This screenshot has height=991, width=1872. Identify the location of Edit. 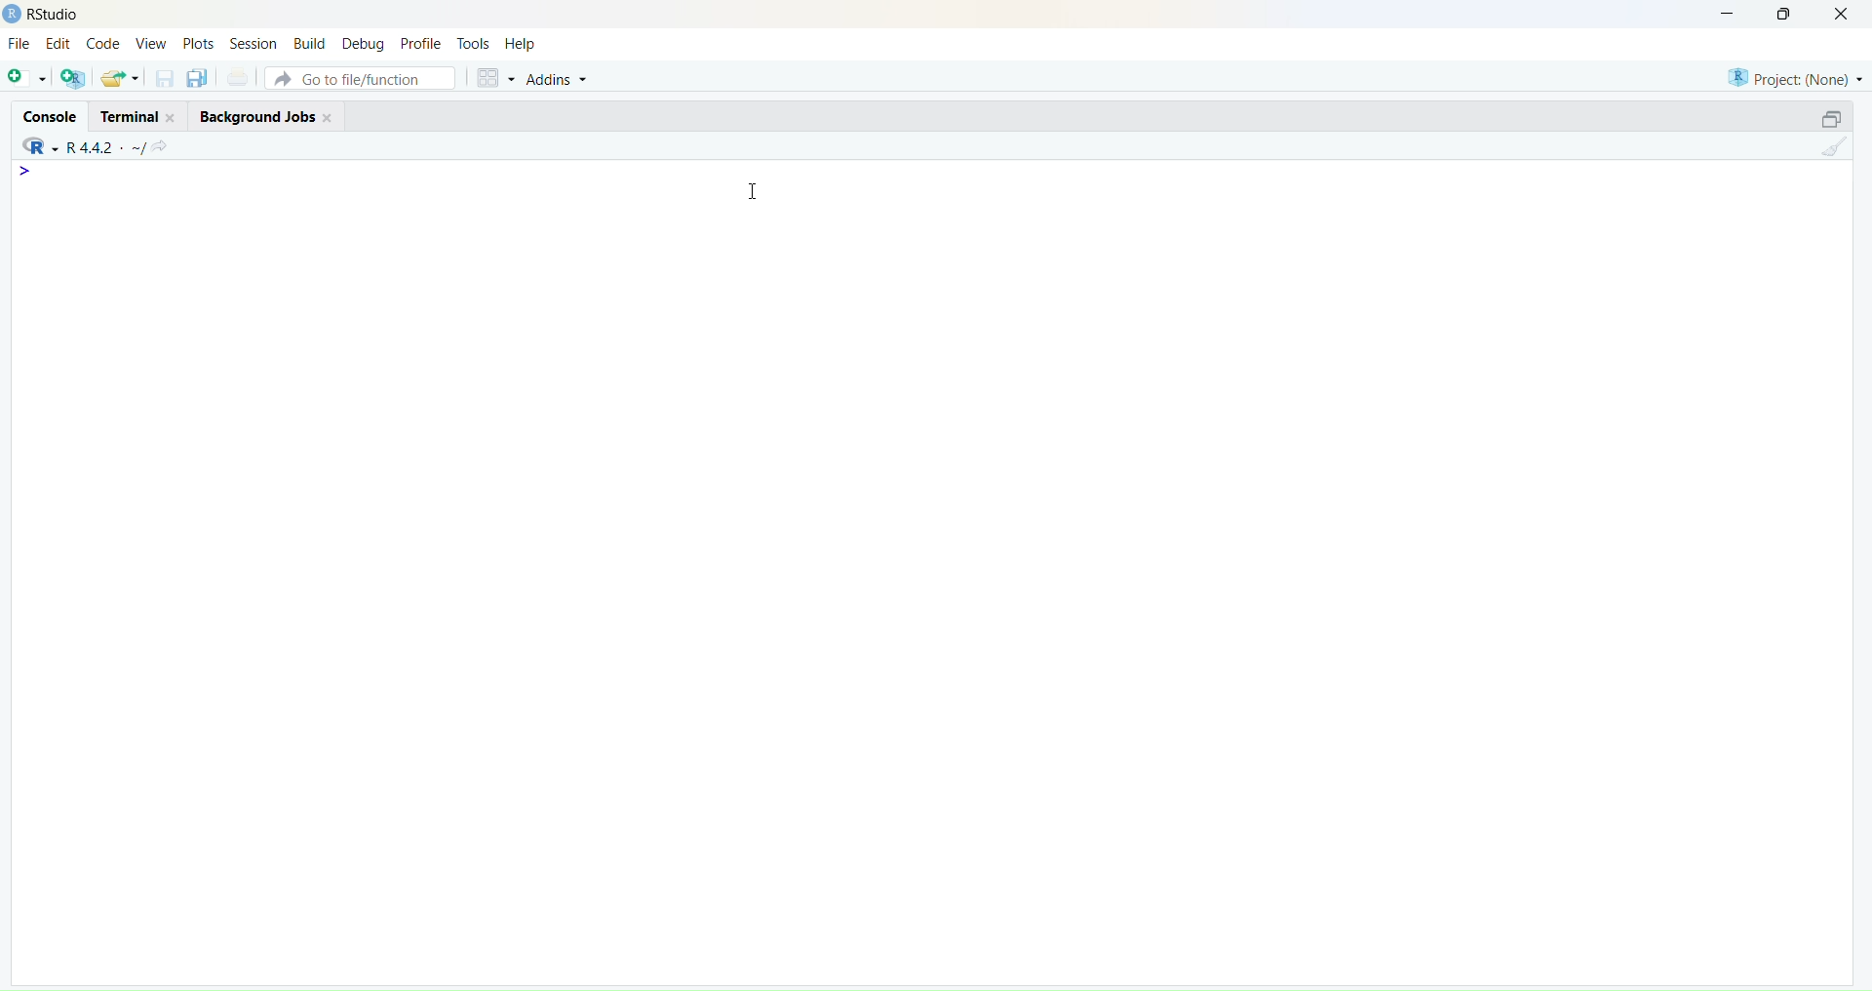
(57, 46).